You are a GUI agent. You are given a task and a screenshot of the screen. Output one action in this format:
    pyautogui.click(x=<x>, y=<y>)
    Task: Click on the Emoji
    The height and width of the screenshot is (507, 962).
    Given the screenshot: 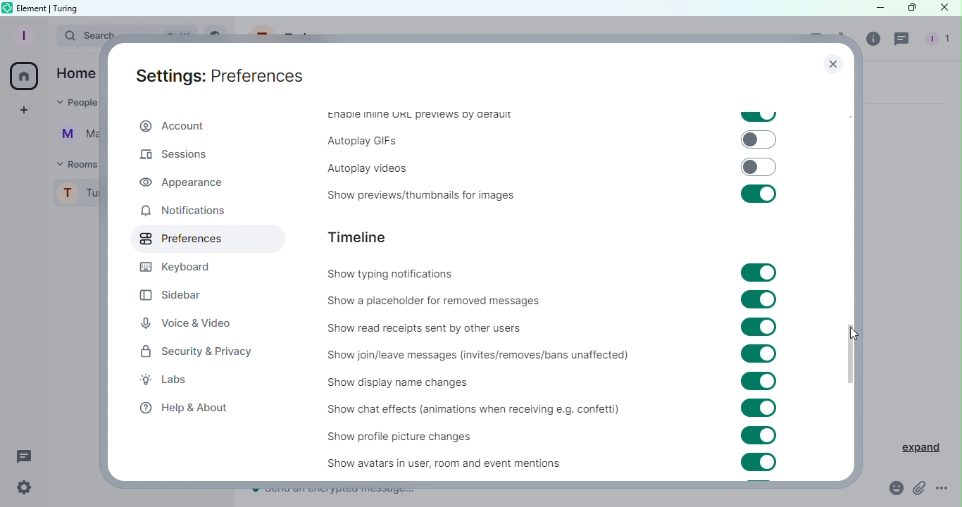 What is the action you would take?
    pyautogui.click(x=891, y=489)
    